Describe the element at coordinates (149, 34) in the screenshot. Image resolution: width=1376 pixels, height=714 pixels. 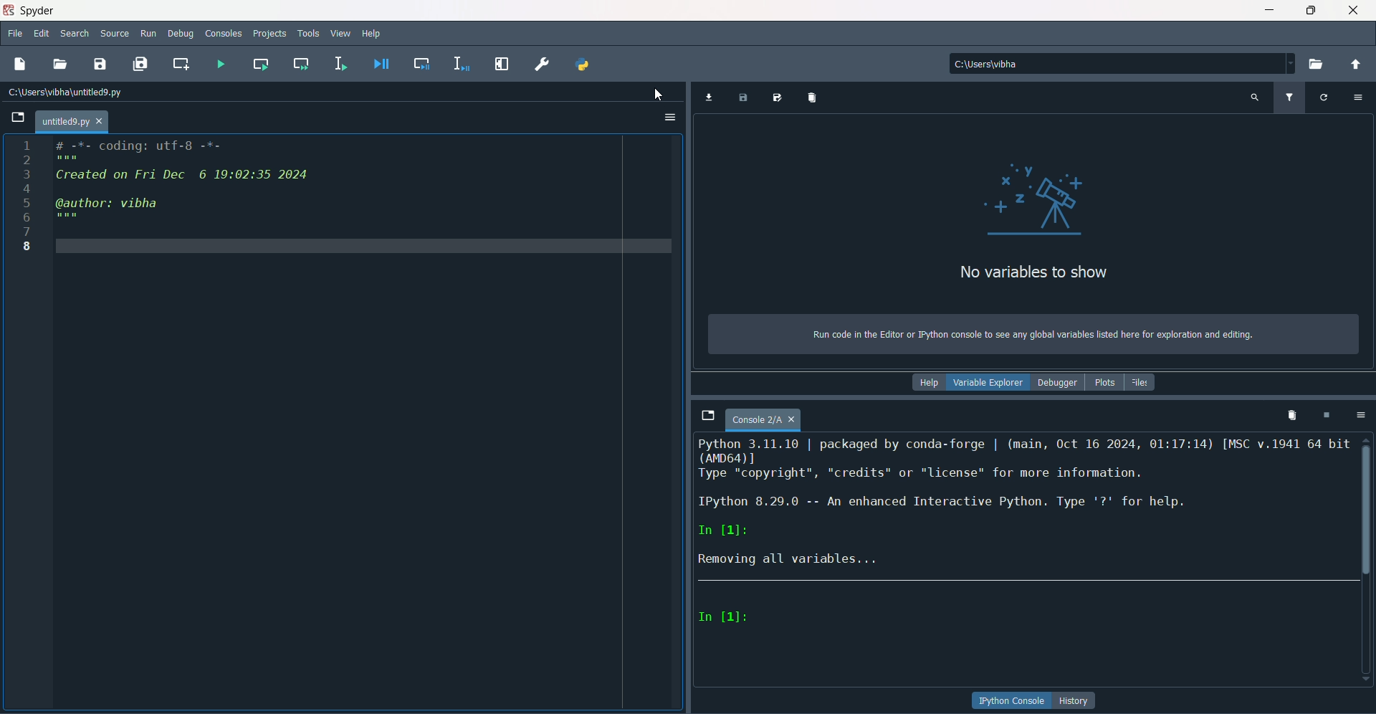
I see `run` at that location.